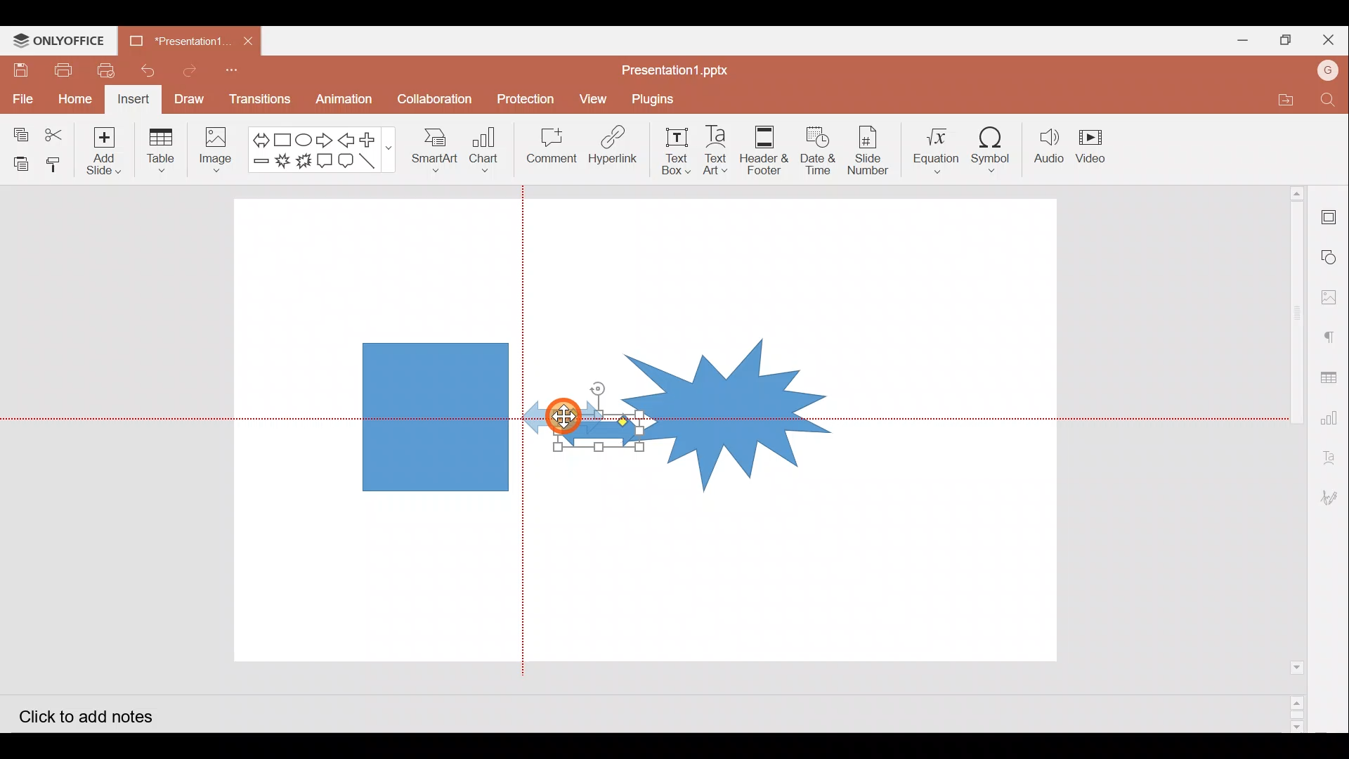 This screenshot has width=1349, height=759. I want to click on SmartArt, so click(435, 153).